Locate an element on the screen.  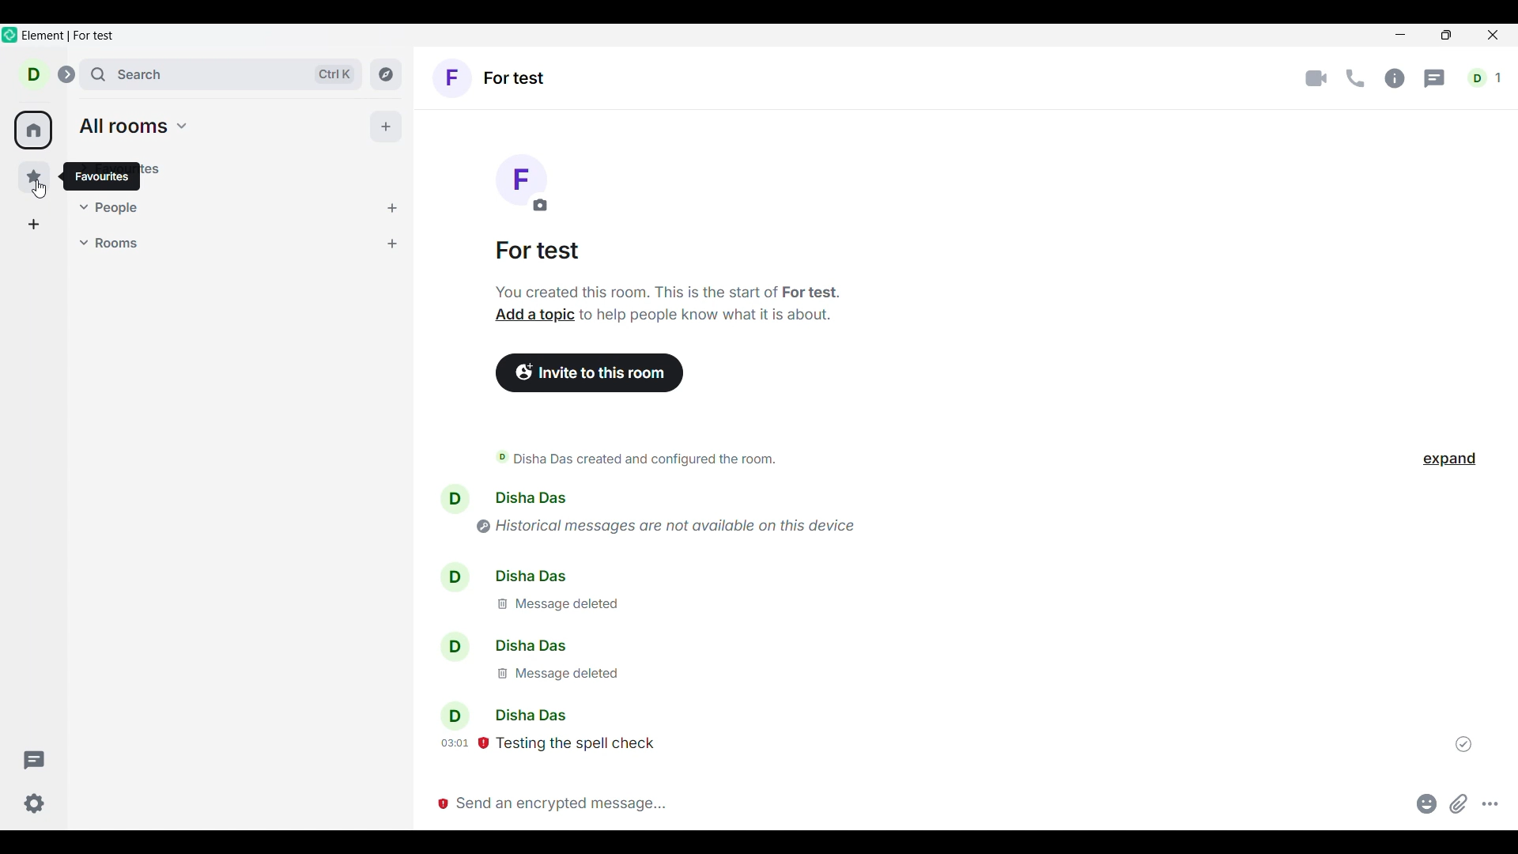
home is located at coordinates (34, 130).